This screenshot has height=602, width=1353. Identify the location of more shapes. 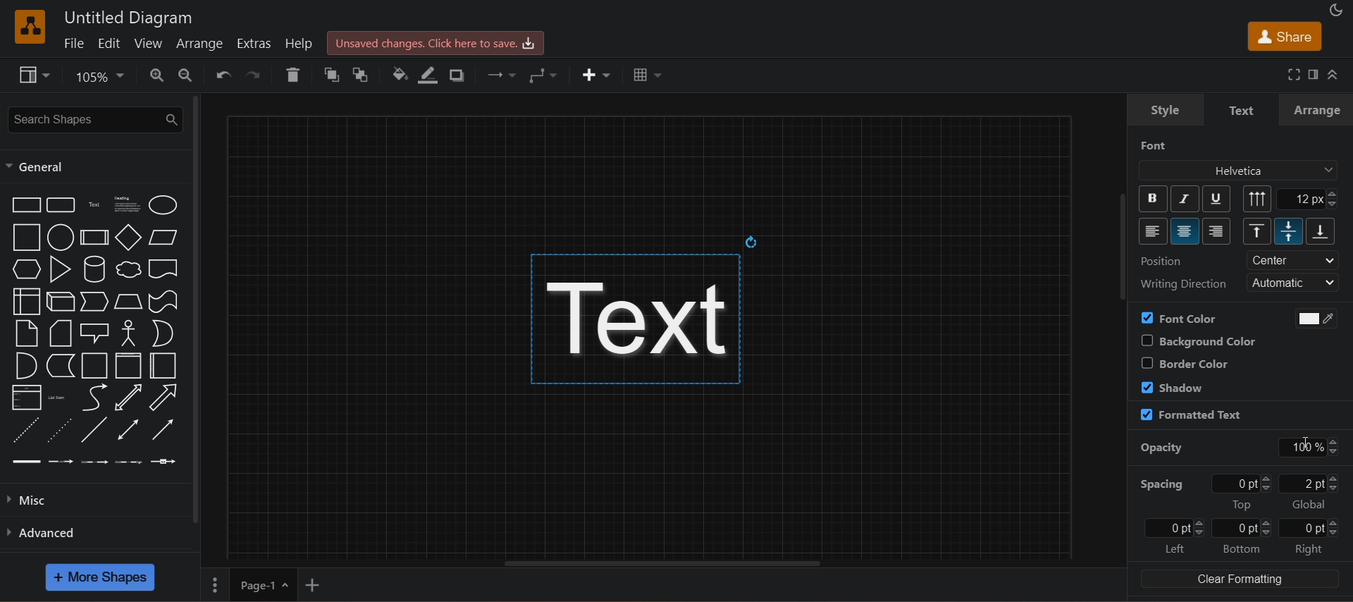
(100, 577).